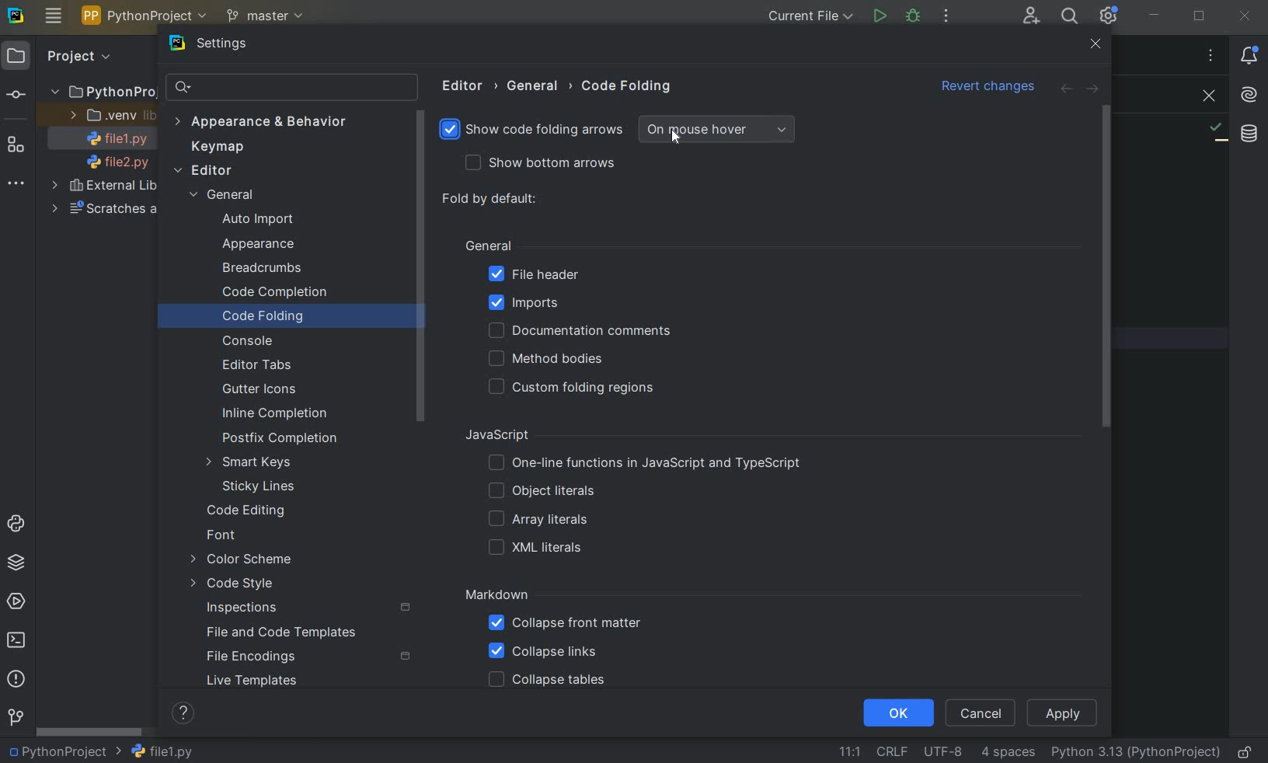 Image resolution: width=1268 pixels, height=763 pixels. I want to click on CODE STYLE, so click(257, 584).